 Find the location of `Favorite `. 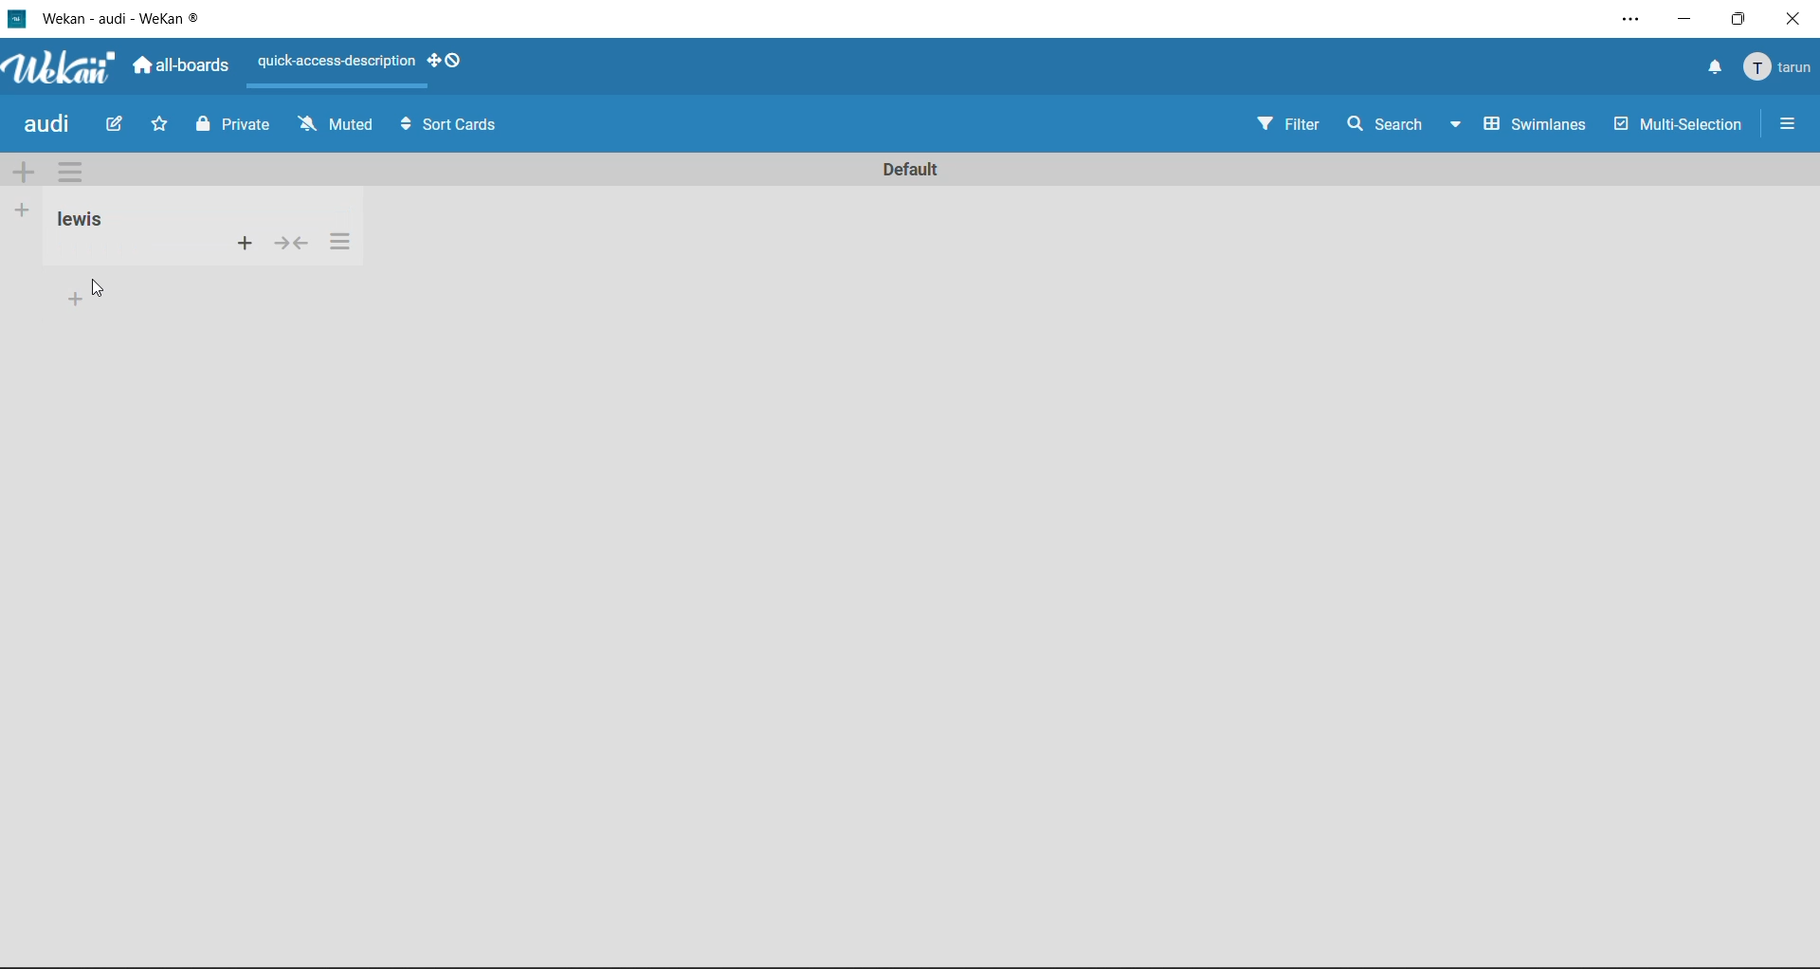

Favorite  is located at coordinates (160, 124).